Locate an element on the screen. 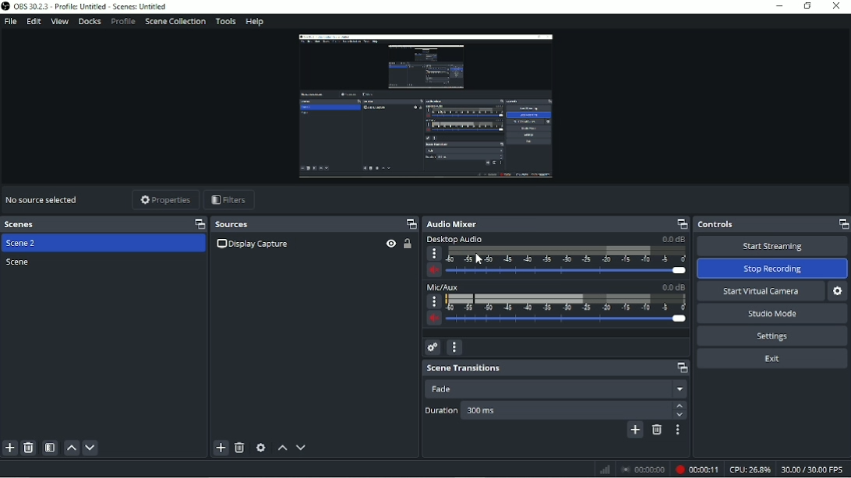 This screenshot has width=851, height=478. Scenes is located at coordinates (104, 224).